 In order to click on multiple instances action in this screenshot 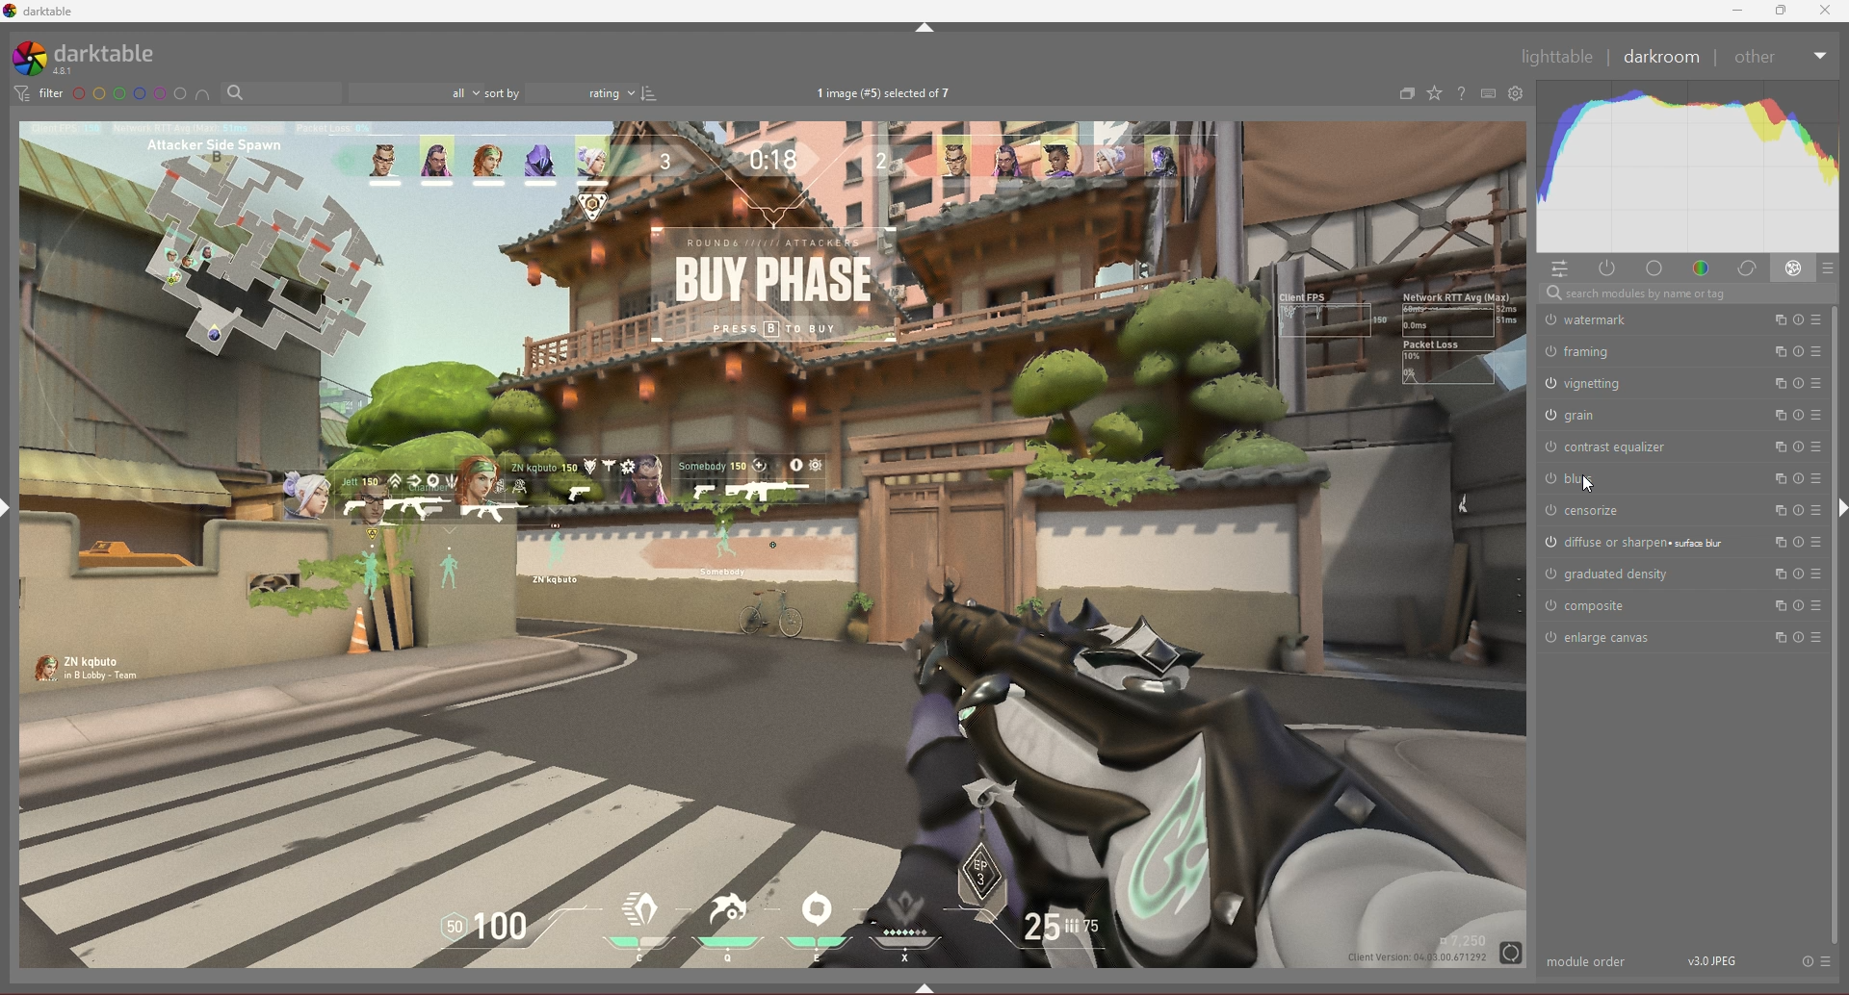, I will do `click(1775, 383)`.